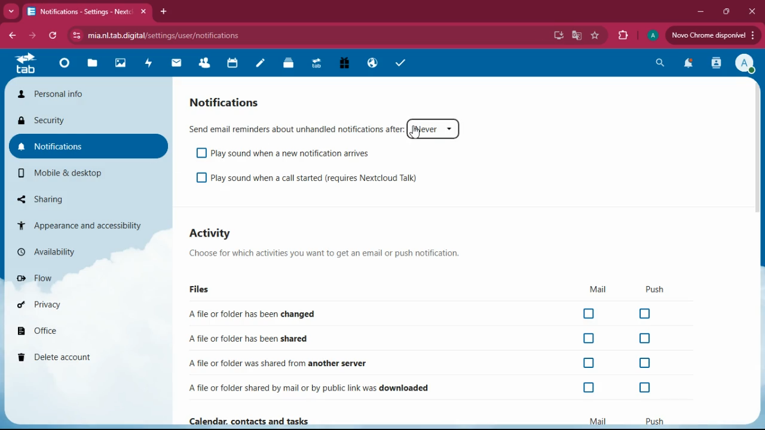 The image size is (765, 430). I want to click on files, so click(289, 64).